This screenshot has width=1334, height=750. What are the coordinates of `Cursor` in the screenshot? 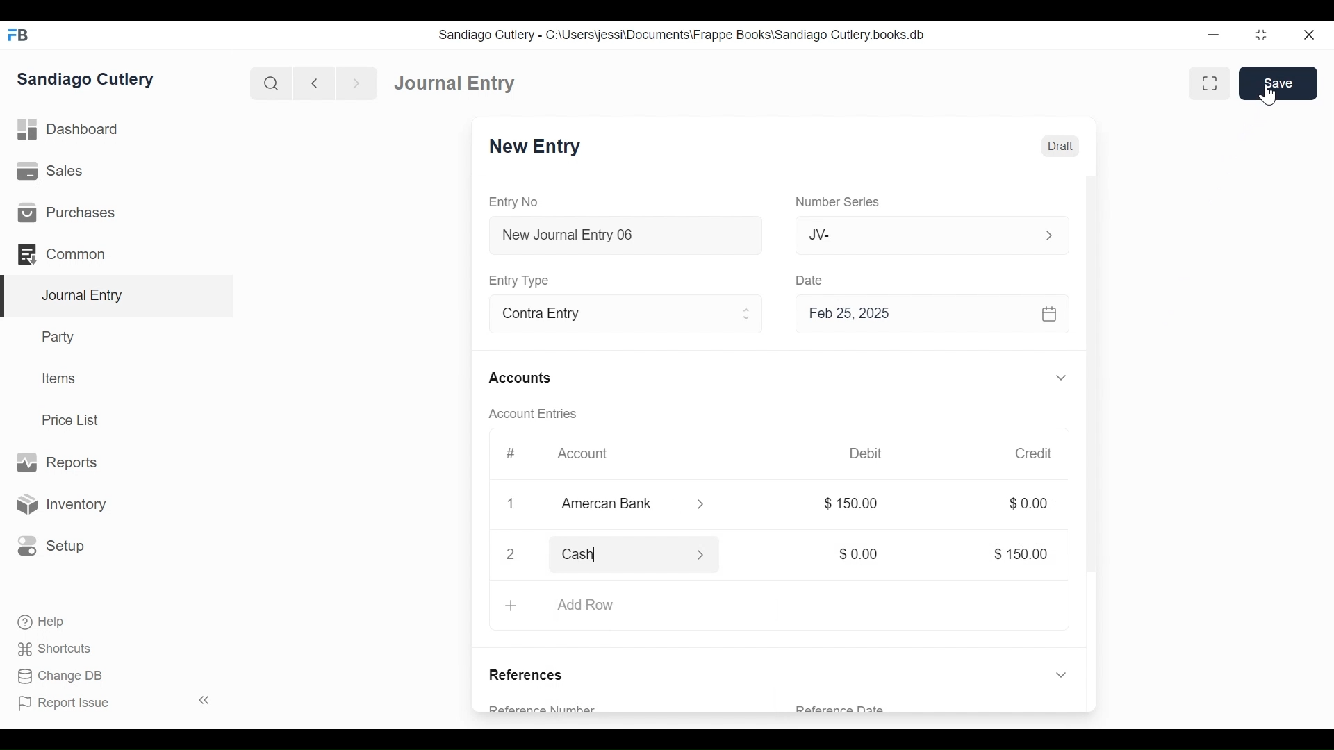 It's located at (1269, 94).